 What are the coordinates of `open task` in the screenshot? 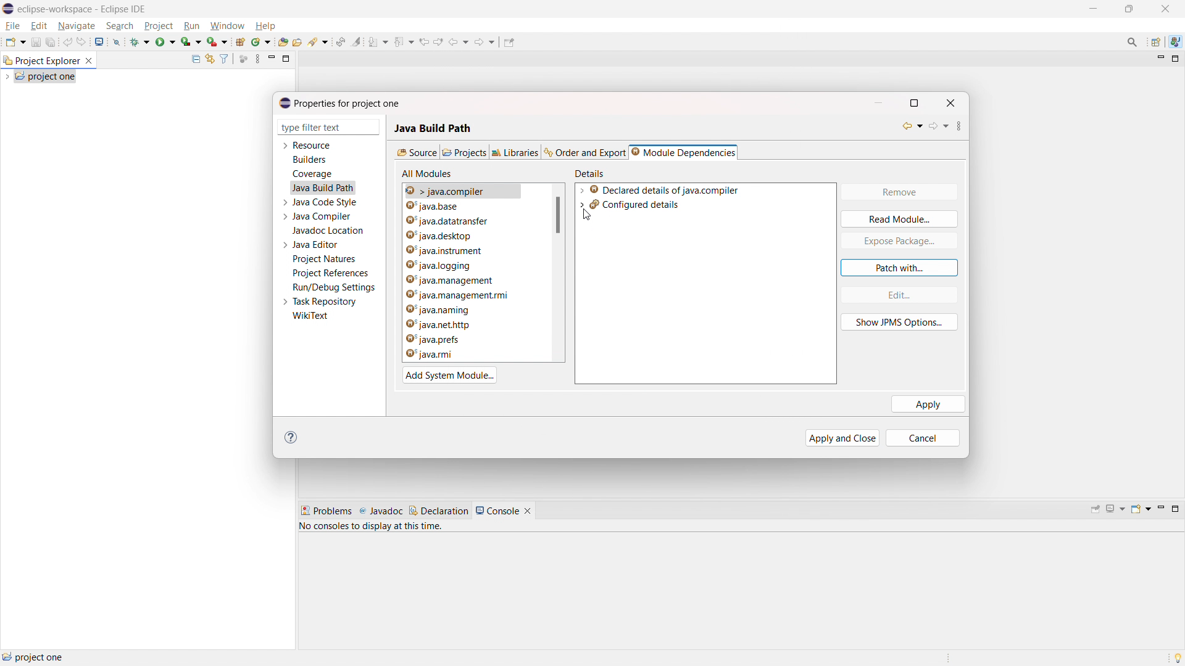 It's located at (297, 41).